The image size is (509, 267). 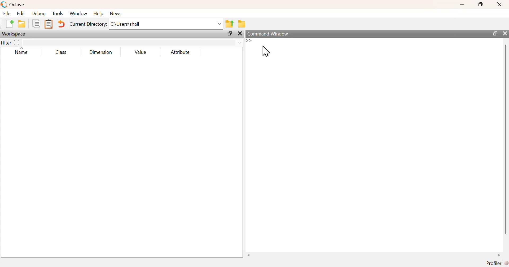 What do you see at coordinates (126, 24) in the screenshot?
I see `C:\Users\shail` at bounding box center [126, 24].